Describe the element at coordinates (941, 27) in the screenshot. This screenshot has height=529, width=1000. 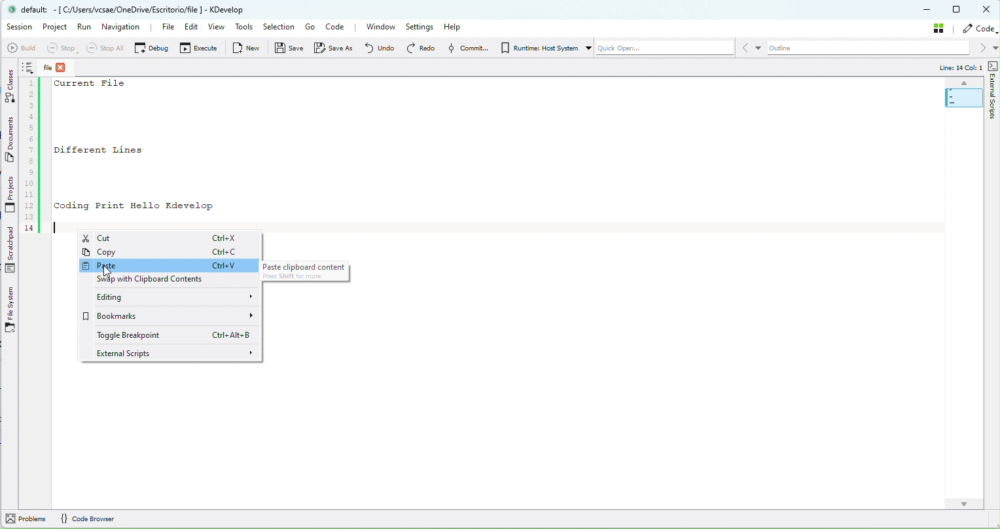
I see `stash` at that location.